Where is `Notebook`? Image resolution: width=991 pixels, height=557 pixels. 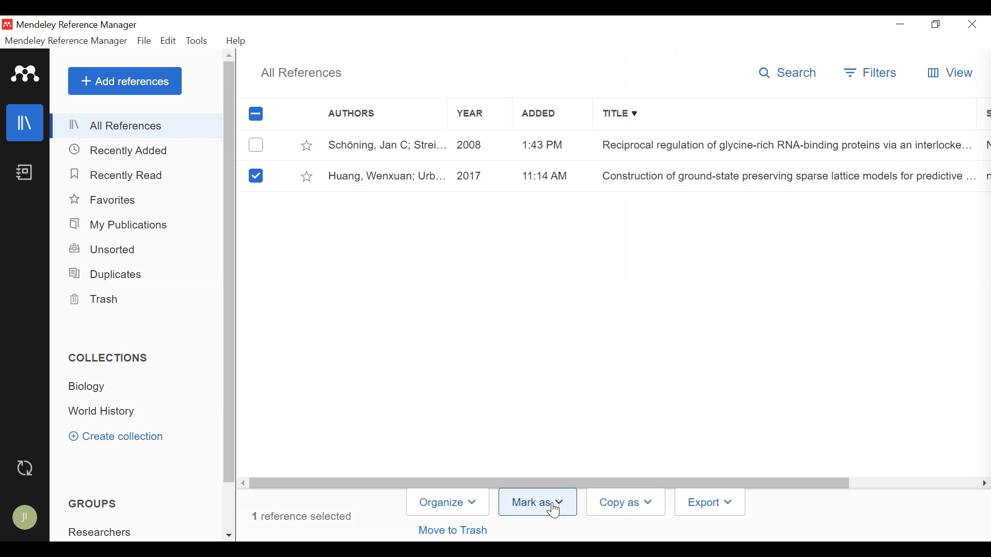 Notebook is located at coordinates (26, 174).